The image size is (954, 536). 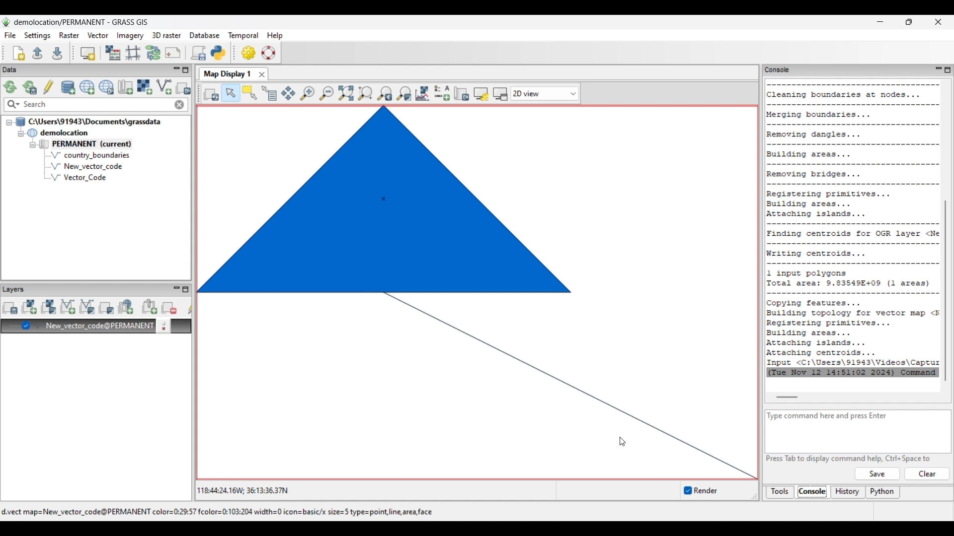 I want to click on GRASS manual, so click(x=268, y=53).